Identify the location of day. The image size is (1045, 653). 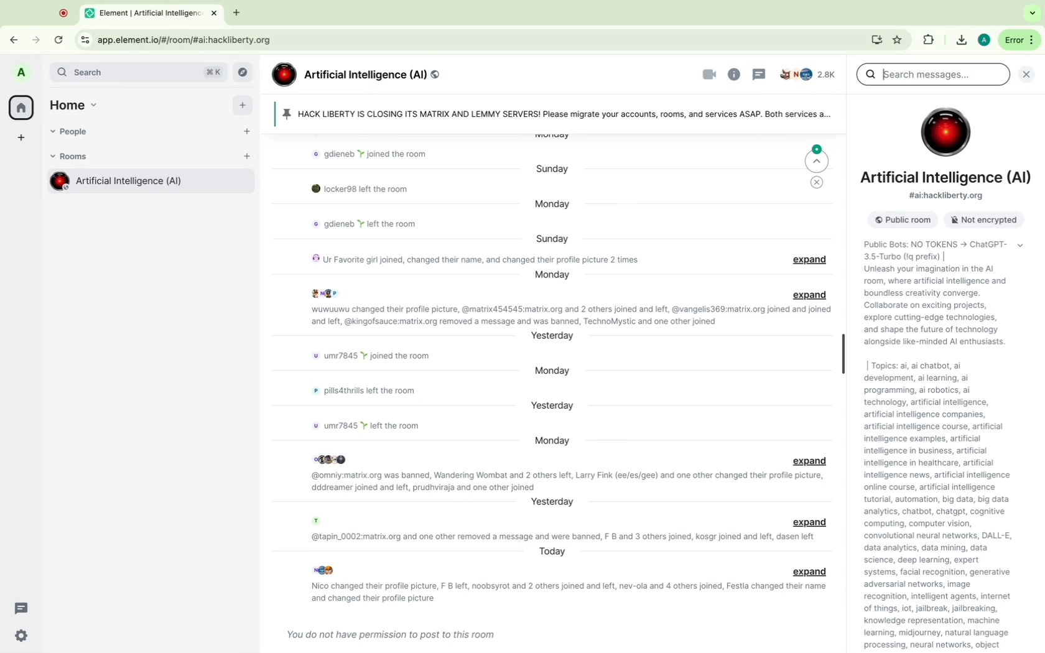
(554, 169).